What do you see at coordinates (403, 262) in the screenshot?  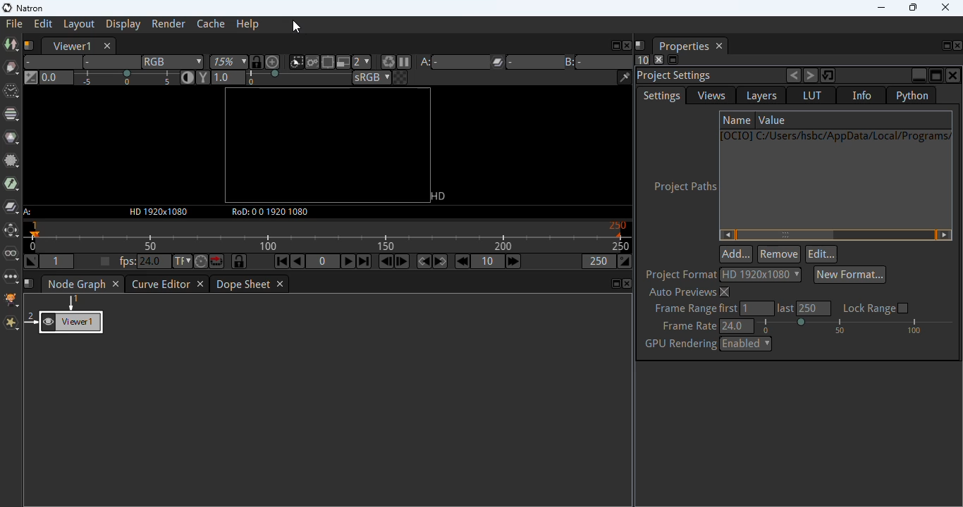 I see `next frame` at bounding box center [403, 262].